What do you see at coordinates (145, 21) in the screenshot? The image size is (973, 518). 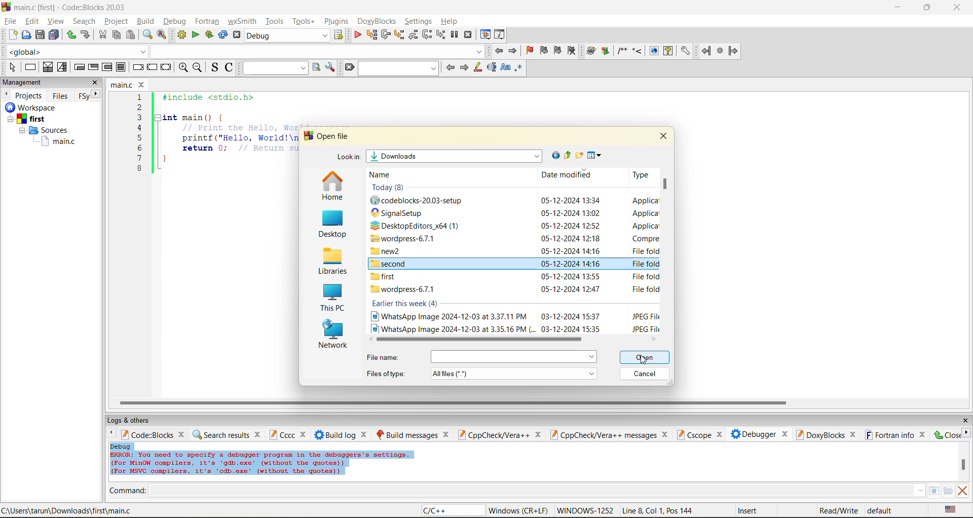 I see `build` at bounding box center [145, 21].